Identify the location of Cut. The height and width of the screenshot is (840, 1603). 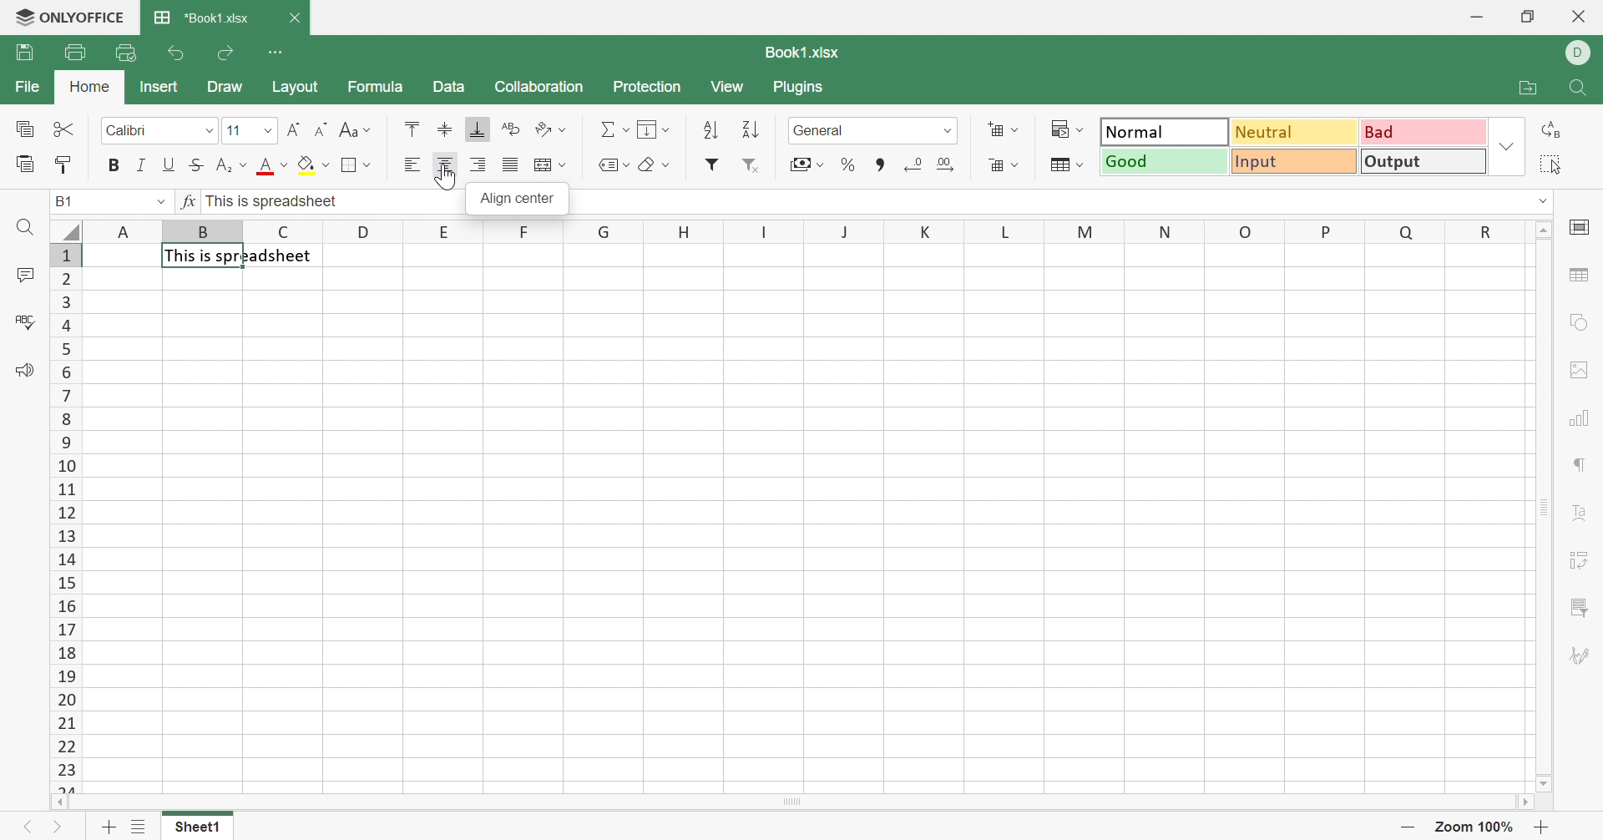
(63, 127).